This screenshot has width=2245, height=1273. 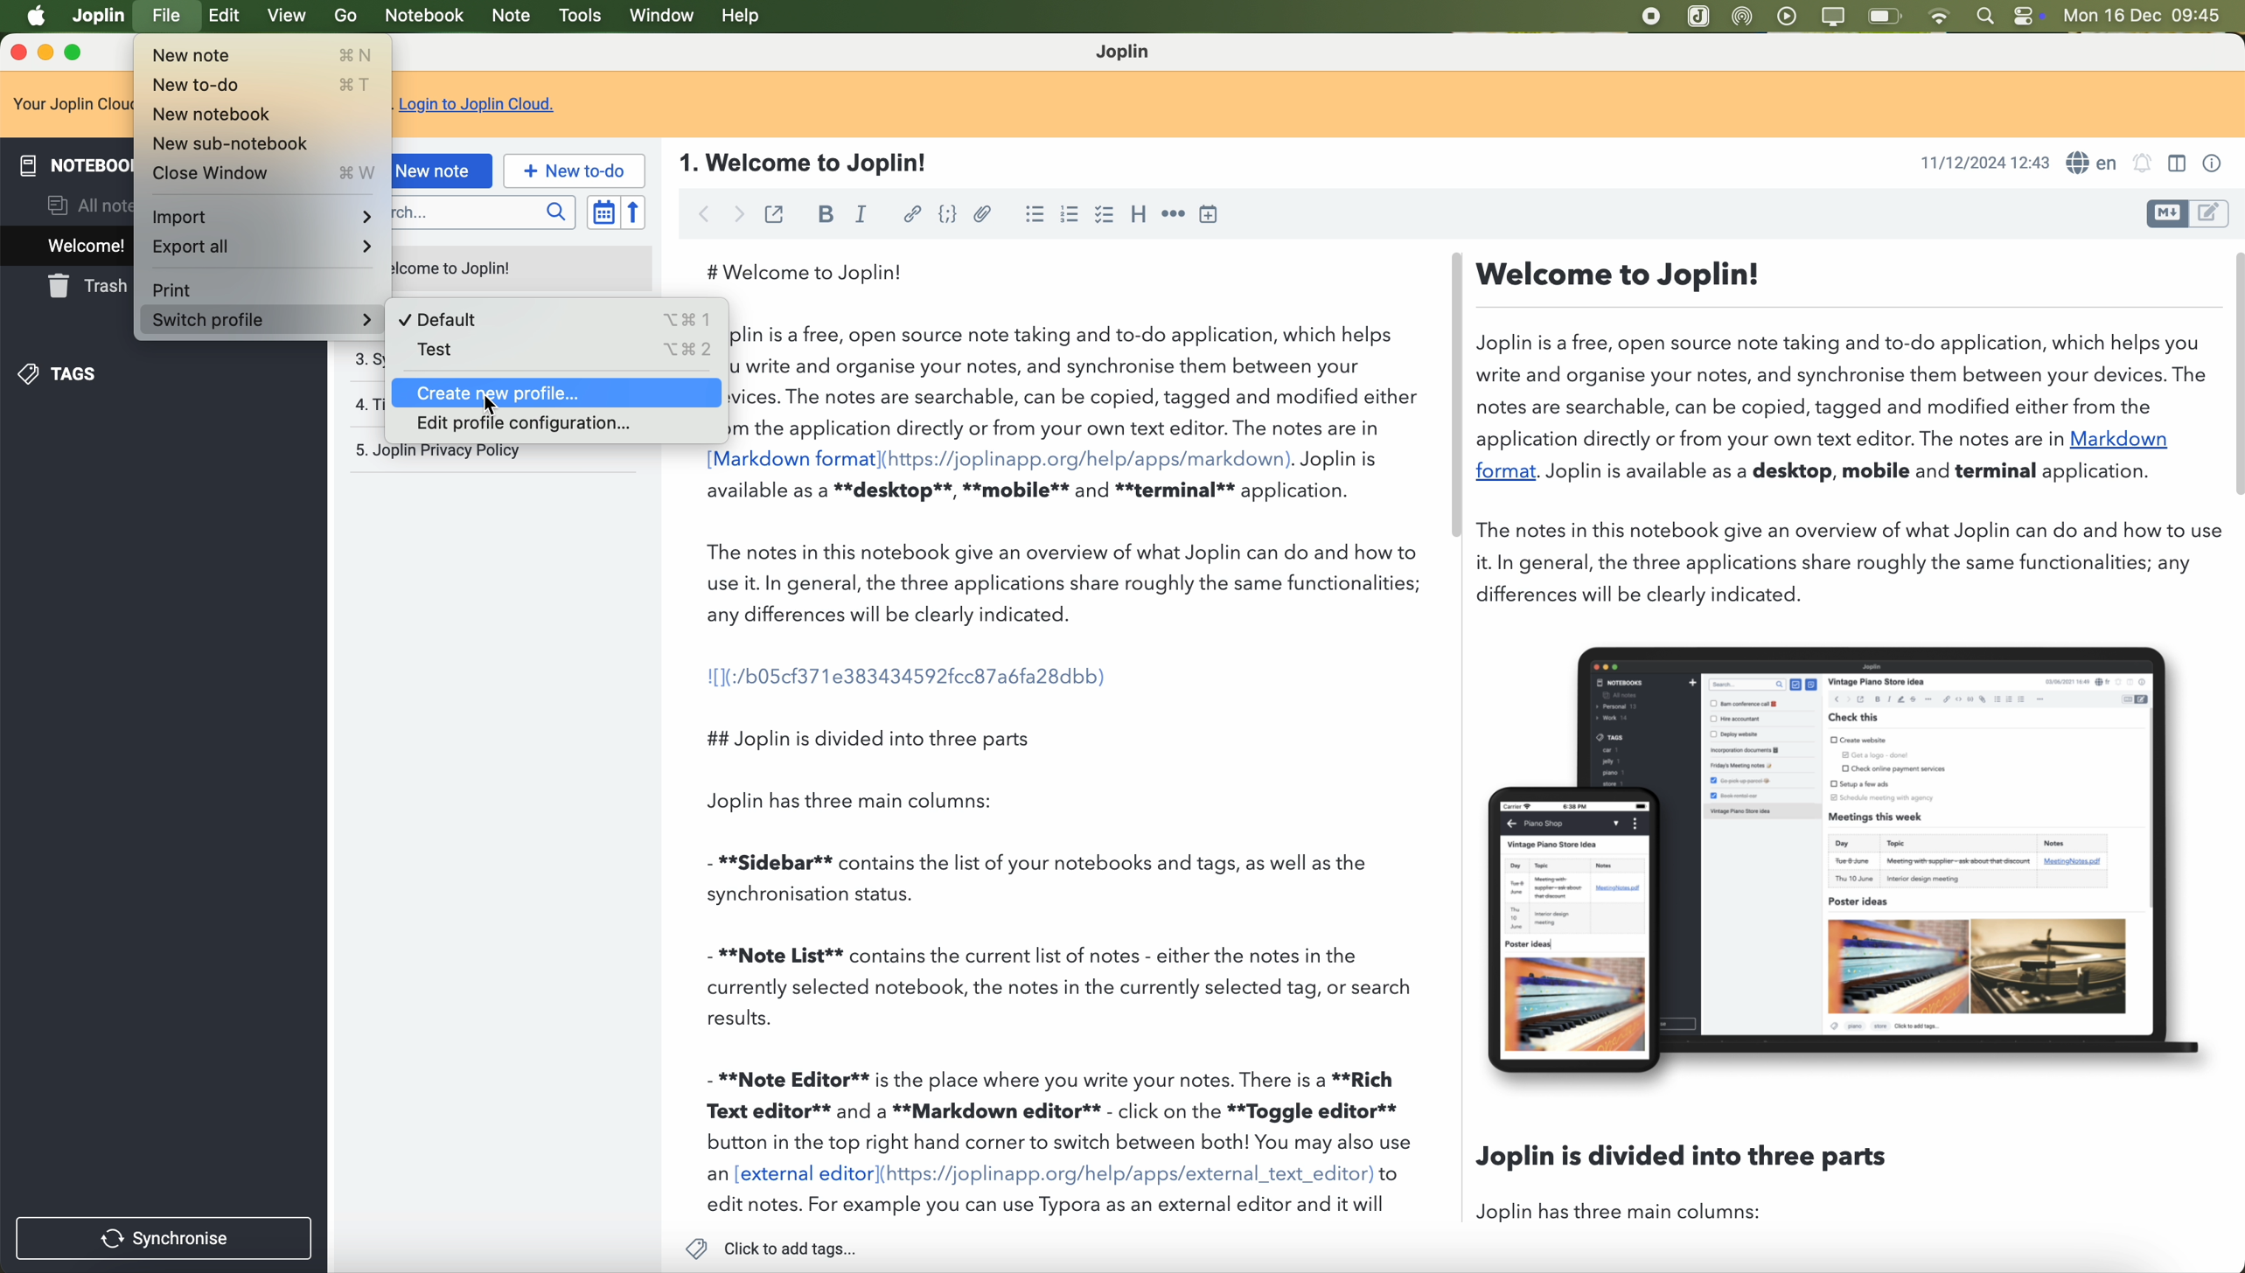 I want to click on Joplin is divided into three parts
Joplin has three main columns:, so click(x=1697, y=1189).